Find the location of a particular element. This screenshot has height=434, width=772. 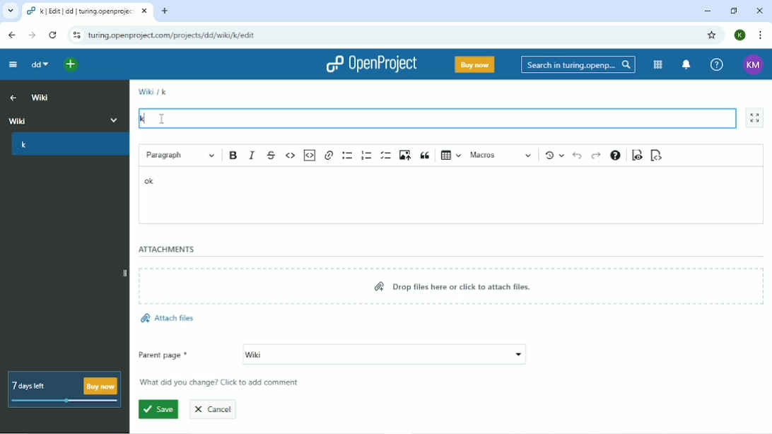

Upload image from computer is located at coordinates (404, 156).